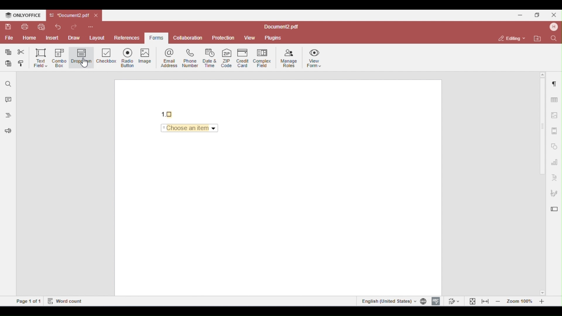  What do you see at coordinates (554, 99) in the screenshot?
I see `table settings` at bounding box center [554, 99].